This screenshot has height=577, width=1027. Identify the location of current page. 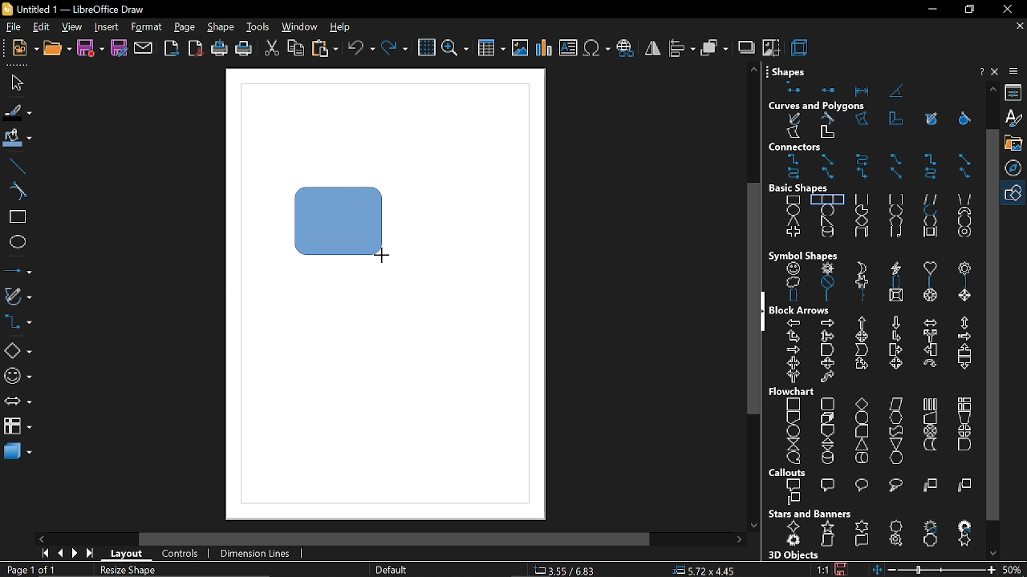
(30, 570).